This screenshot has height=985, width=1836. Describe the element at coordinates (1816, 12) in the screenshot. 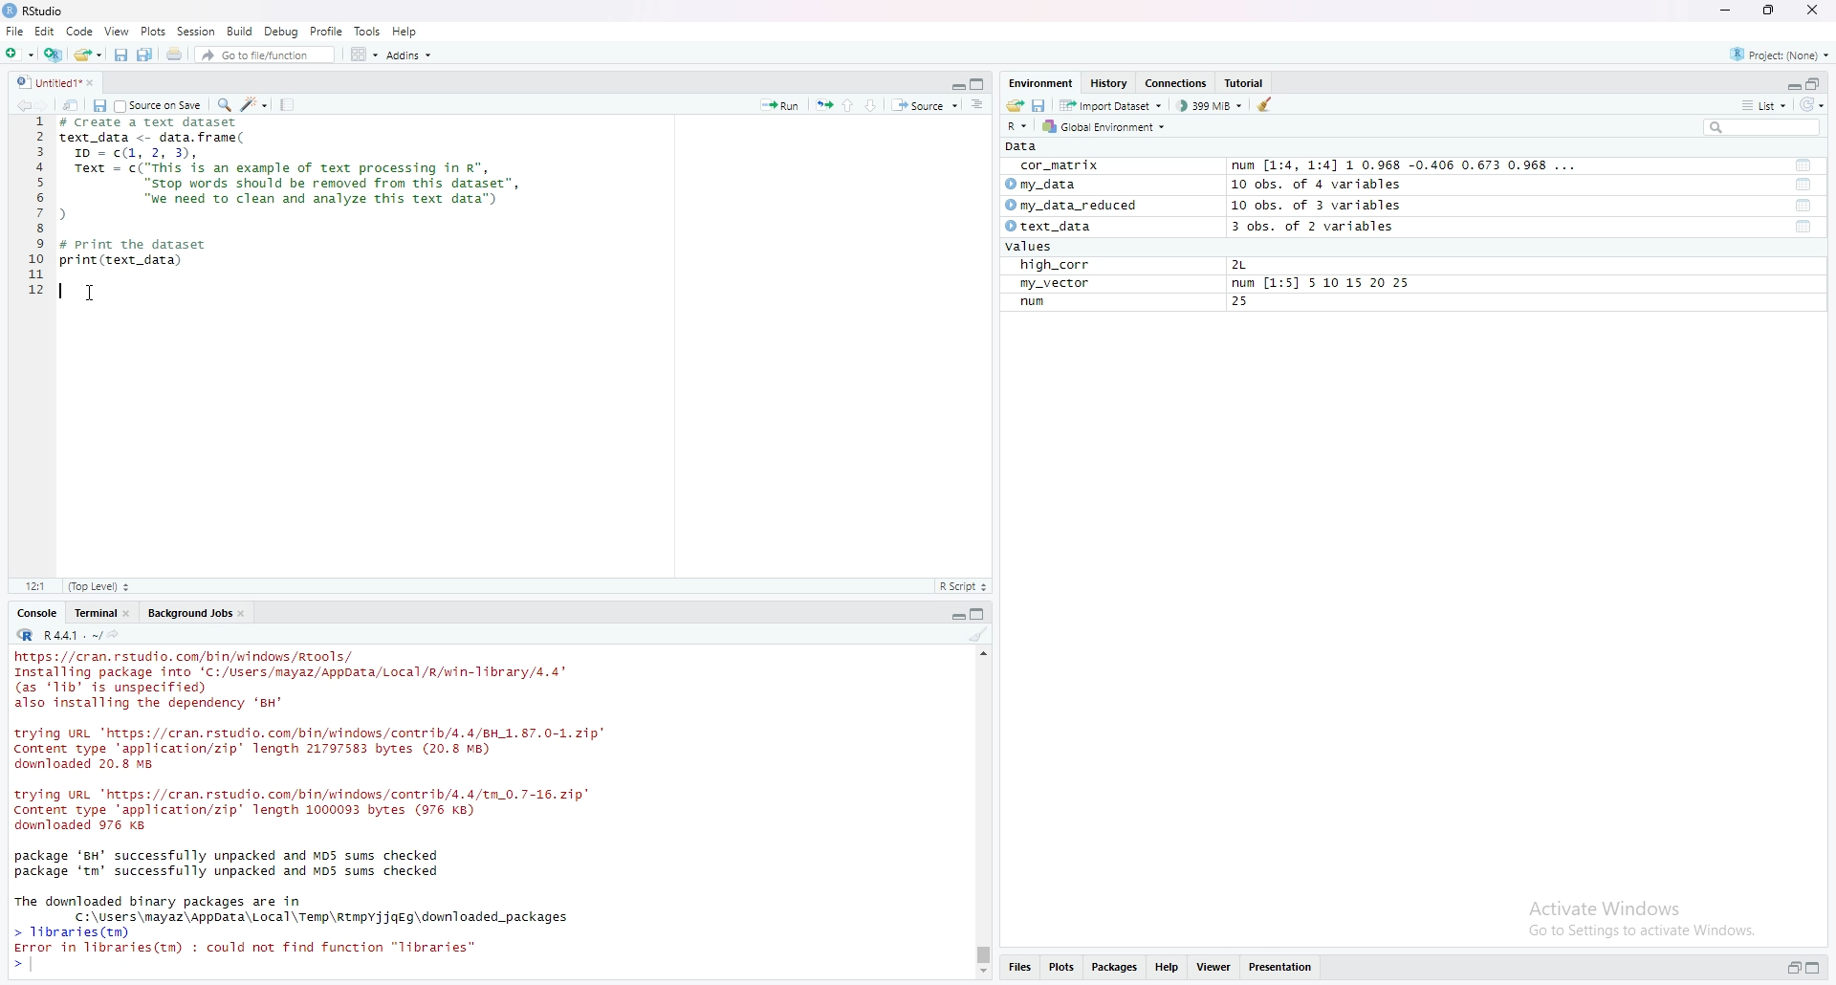

I see `close` at that location.